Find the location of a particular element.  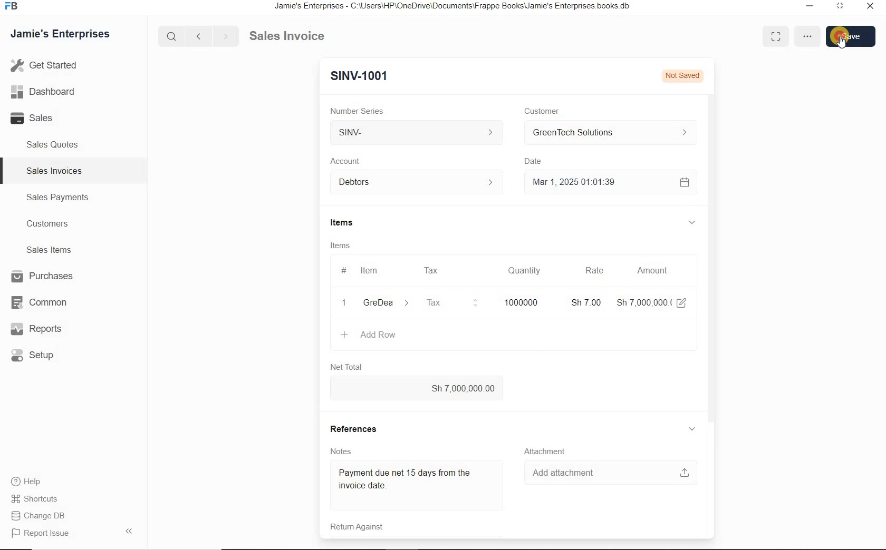

# Item is located at coordinates (367, 272).